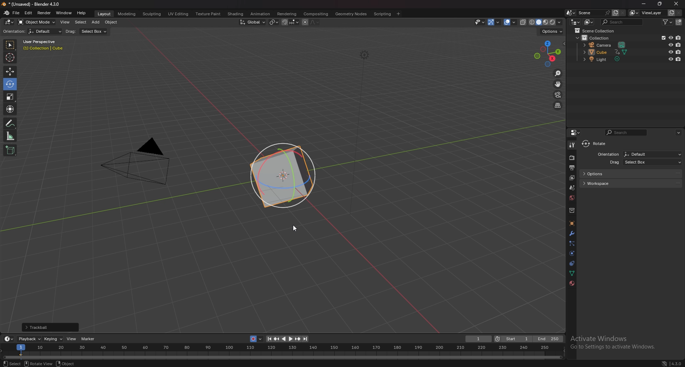  What do you see at coordinates (11, 123) in the screenshot?
I see `annotate` at bounding box center [11, 123].